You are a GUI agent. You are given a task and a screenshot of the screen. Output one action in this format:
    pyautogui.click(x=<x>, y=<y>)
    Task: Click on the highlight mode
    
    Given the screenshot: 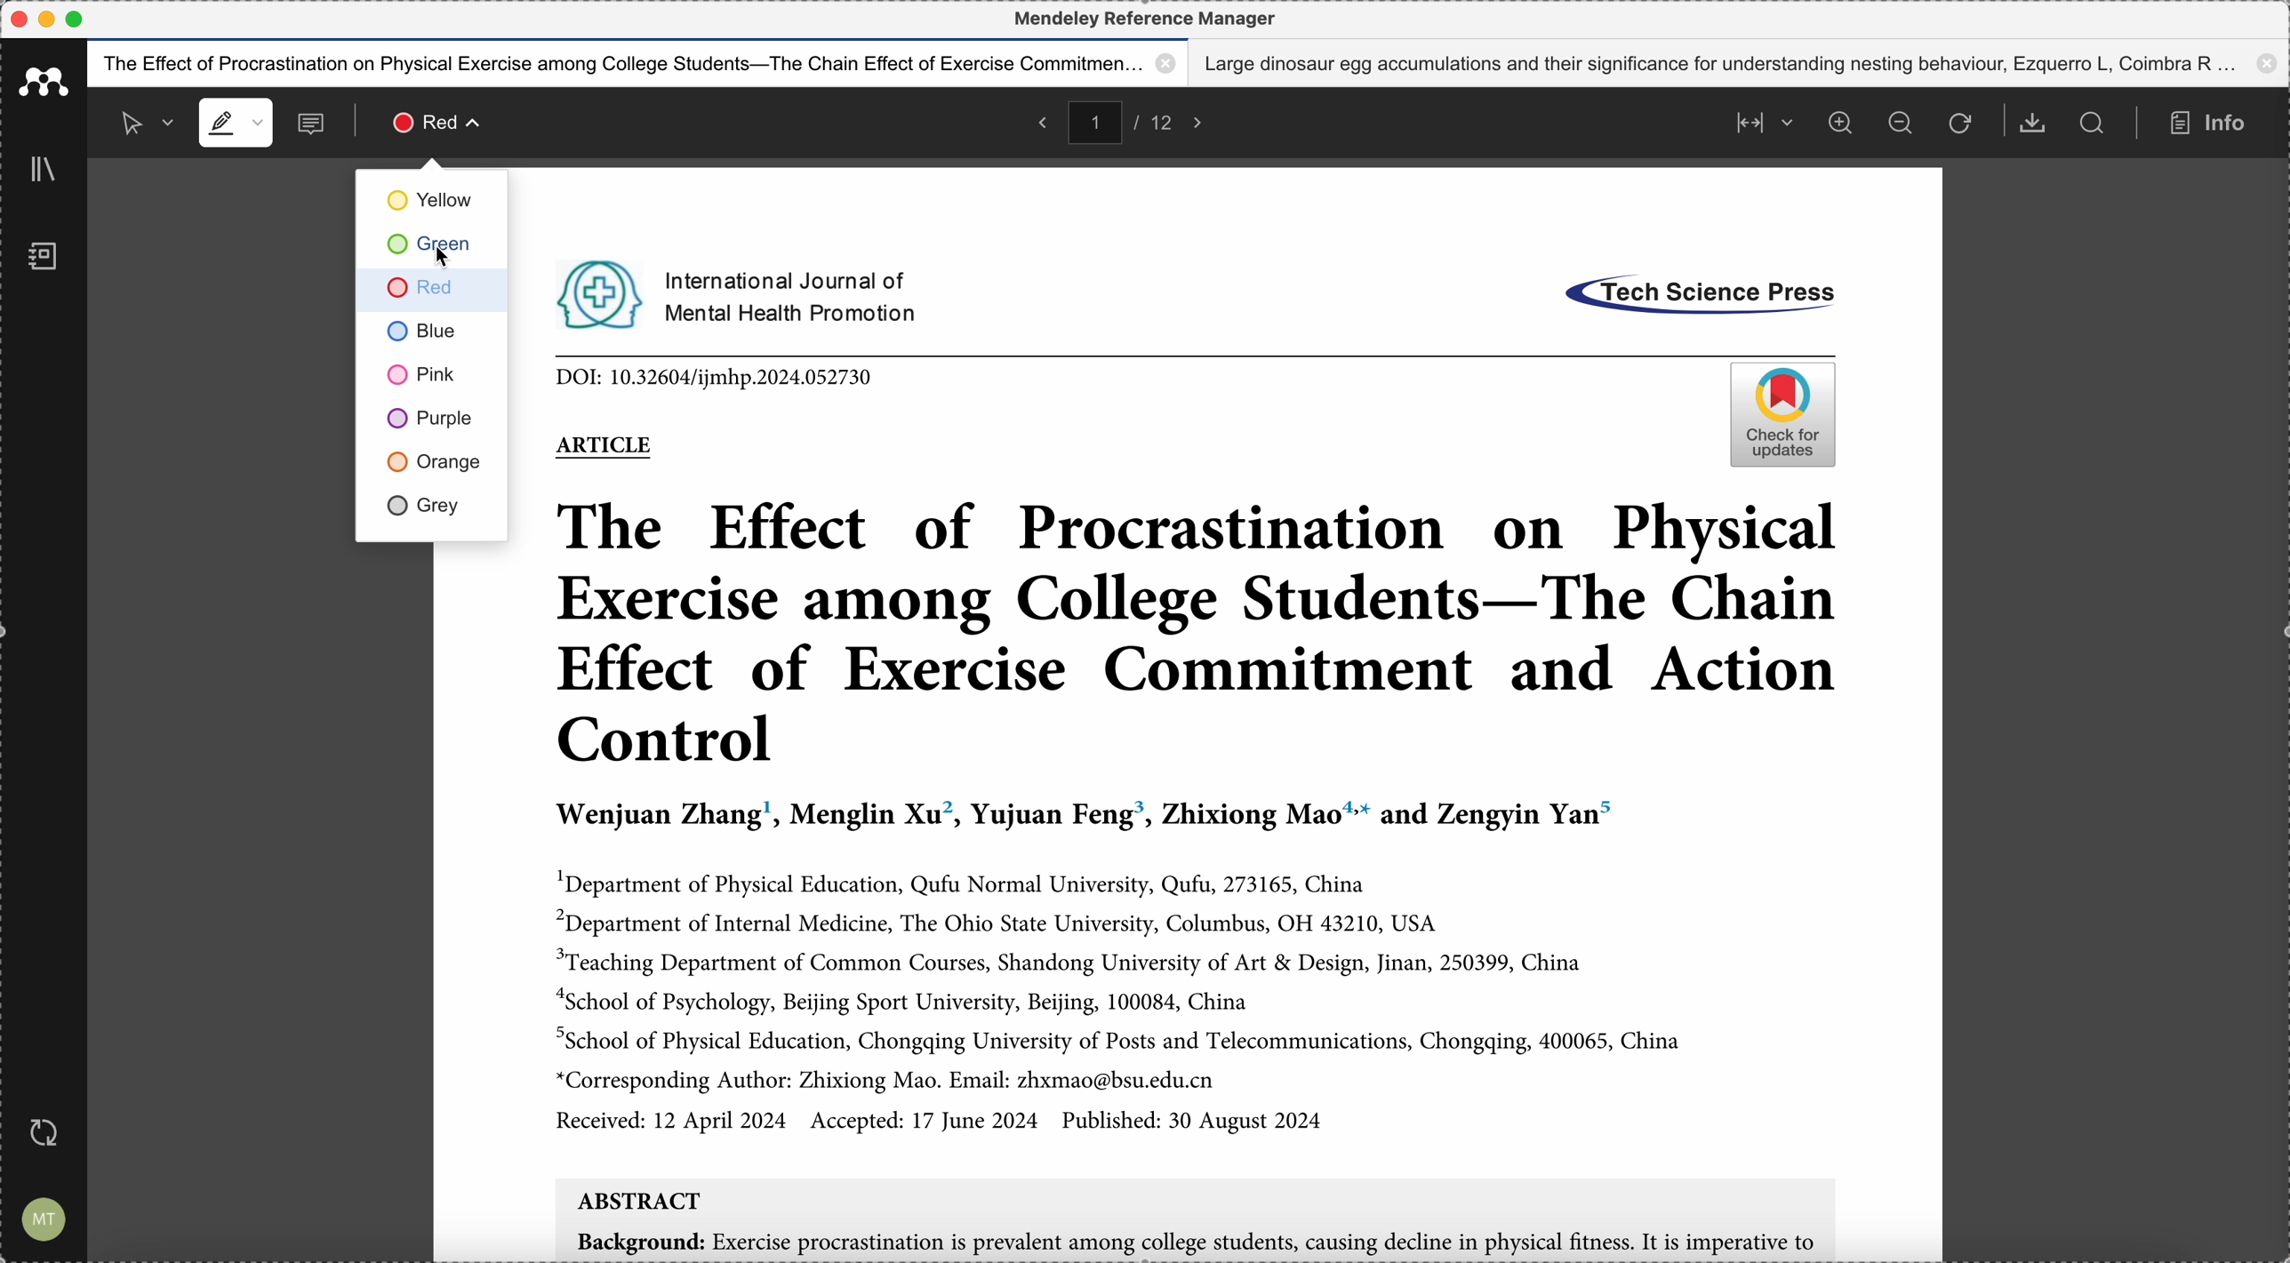 What is the action you would take?
    pyautogui.click(x=235, y=124)
    